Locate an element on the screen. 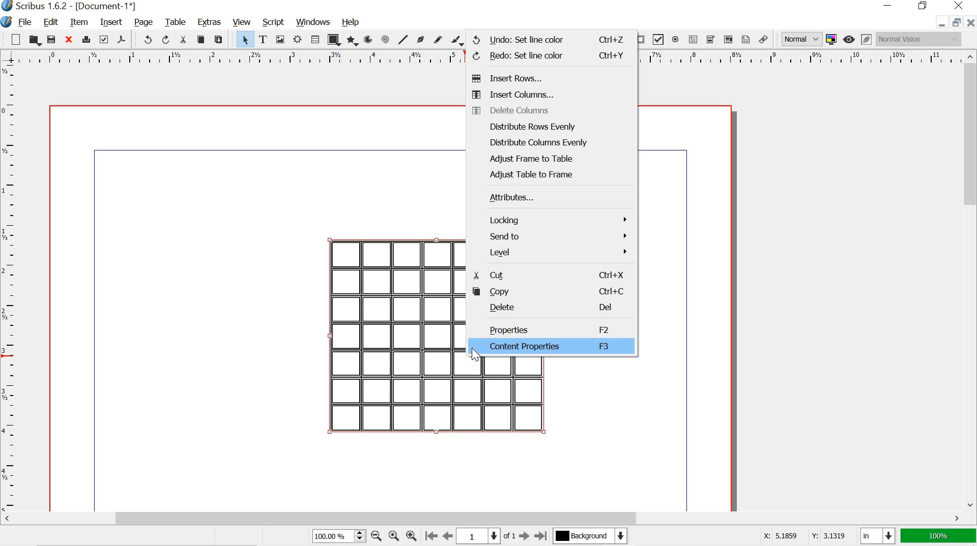 This screenshot has width=977, height=546. delete columns is located at coordinates (553, 110).